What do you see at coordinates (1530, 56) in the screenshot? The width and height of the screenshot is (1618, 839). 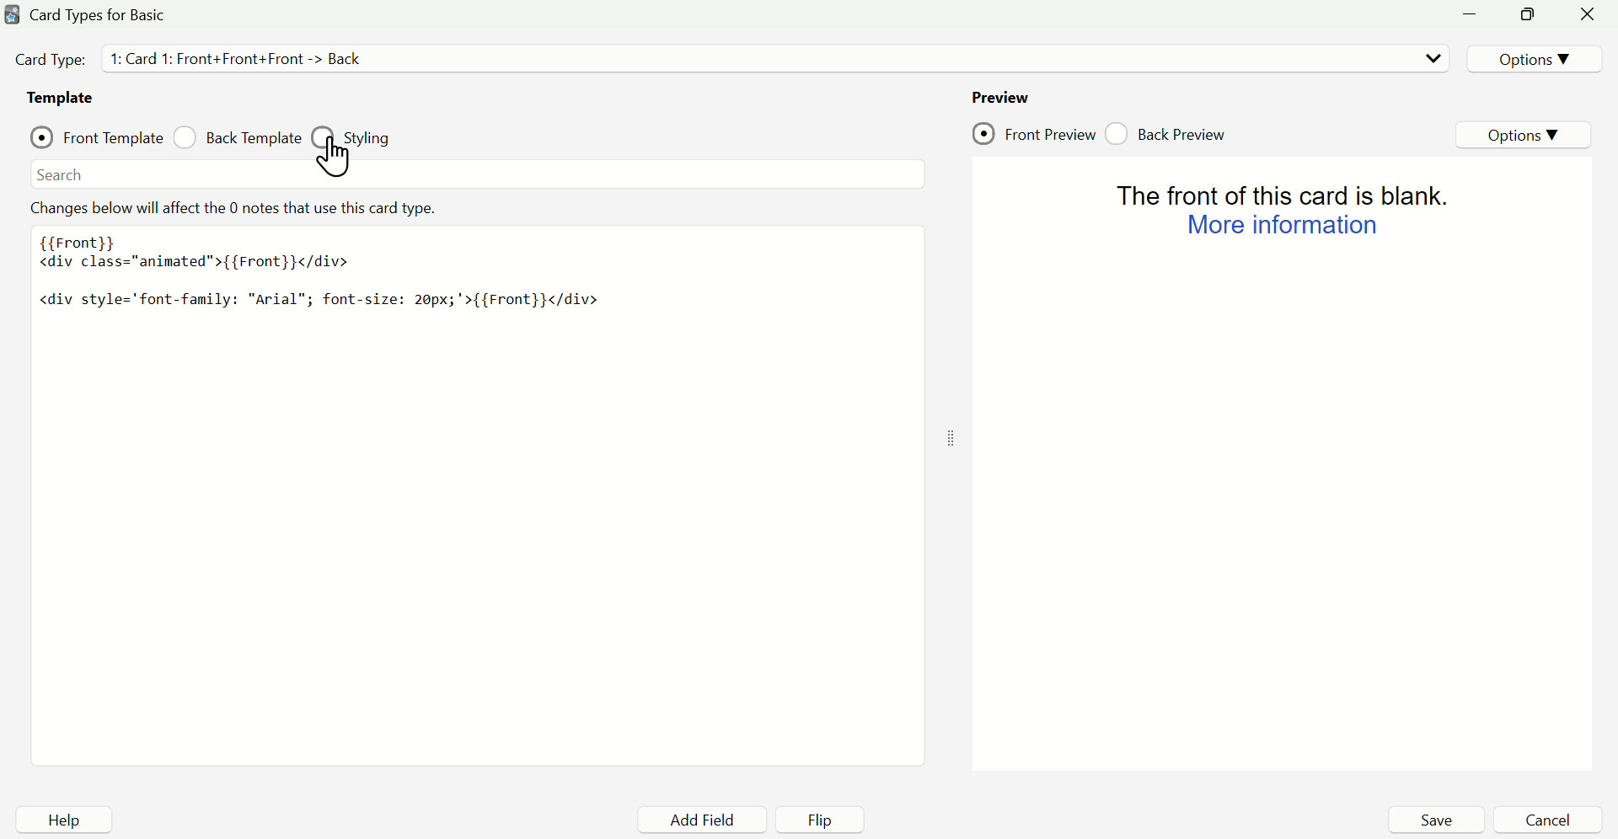 I see `Options` at bounding box center [1530, 56].